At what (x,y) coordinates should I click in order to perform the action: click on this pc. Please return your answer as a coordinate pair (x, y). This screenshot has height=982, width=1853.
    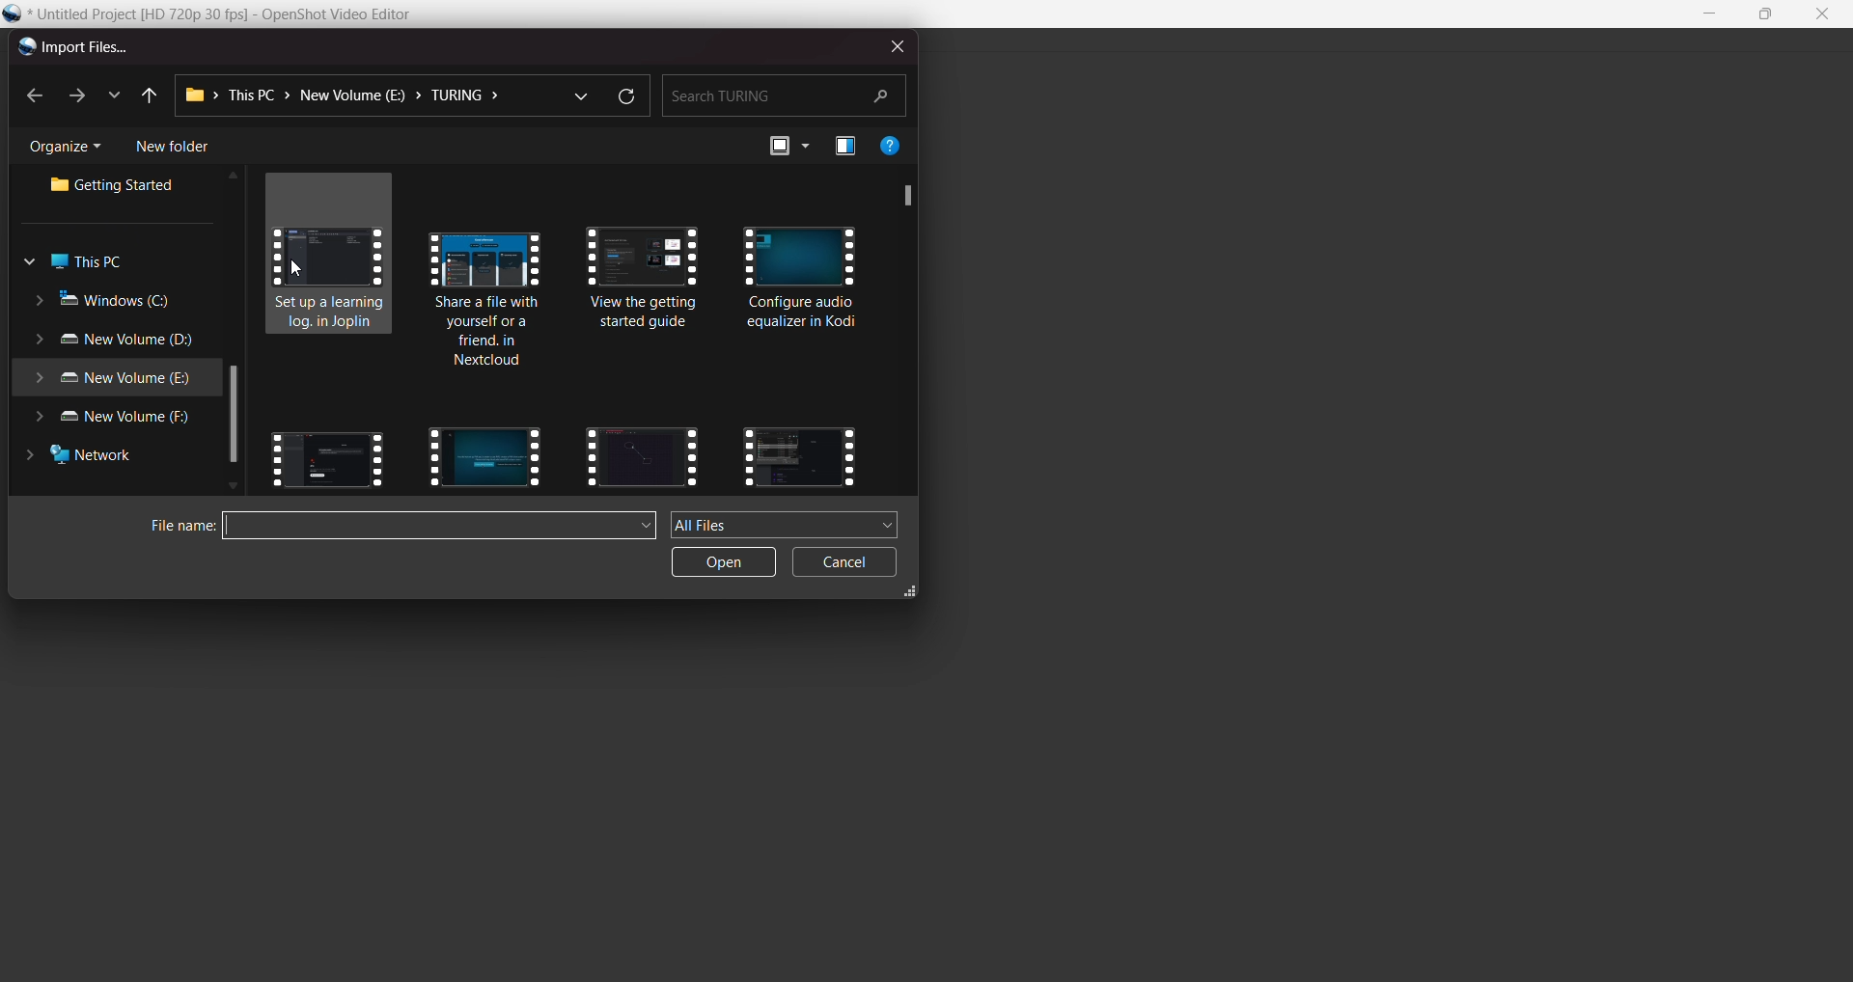
    Looking at the image, I should click on (80, 262).